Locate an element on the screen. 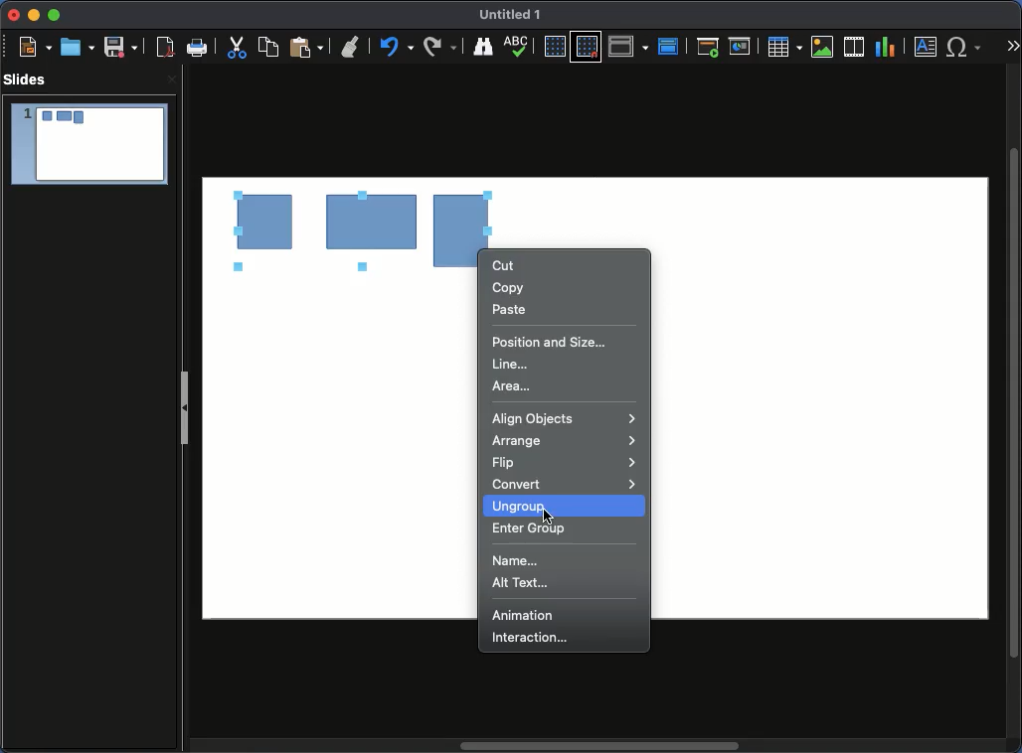 Image resolution: width=1022 pixels, height=753 pixels. Start from current slide is located at coordinates (741, 48).